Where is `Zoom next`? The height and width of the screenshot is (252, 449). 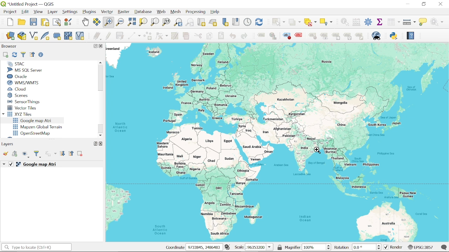 Zoom next is located at coordinates (190, 22).